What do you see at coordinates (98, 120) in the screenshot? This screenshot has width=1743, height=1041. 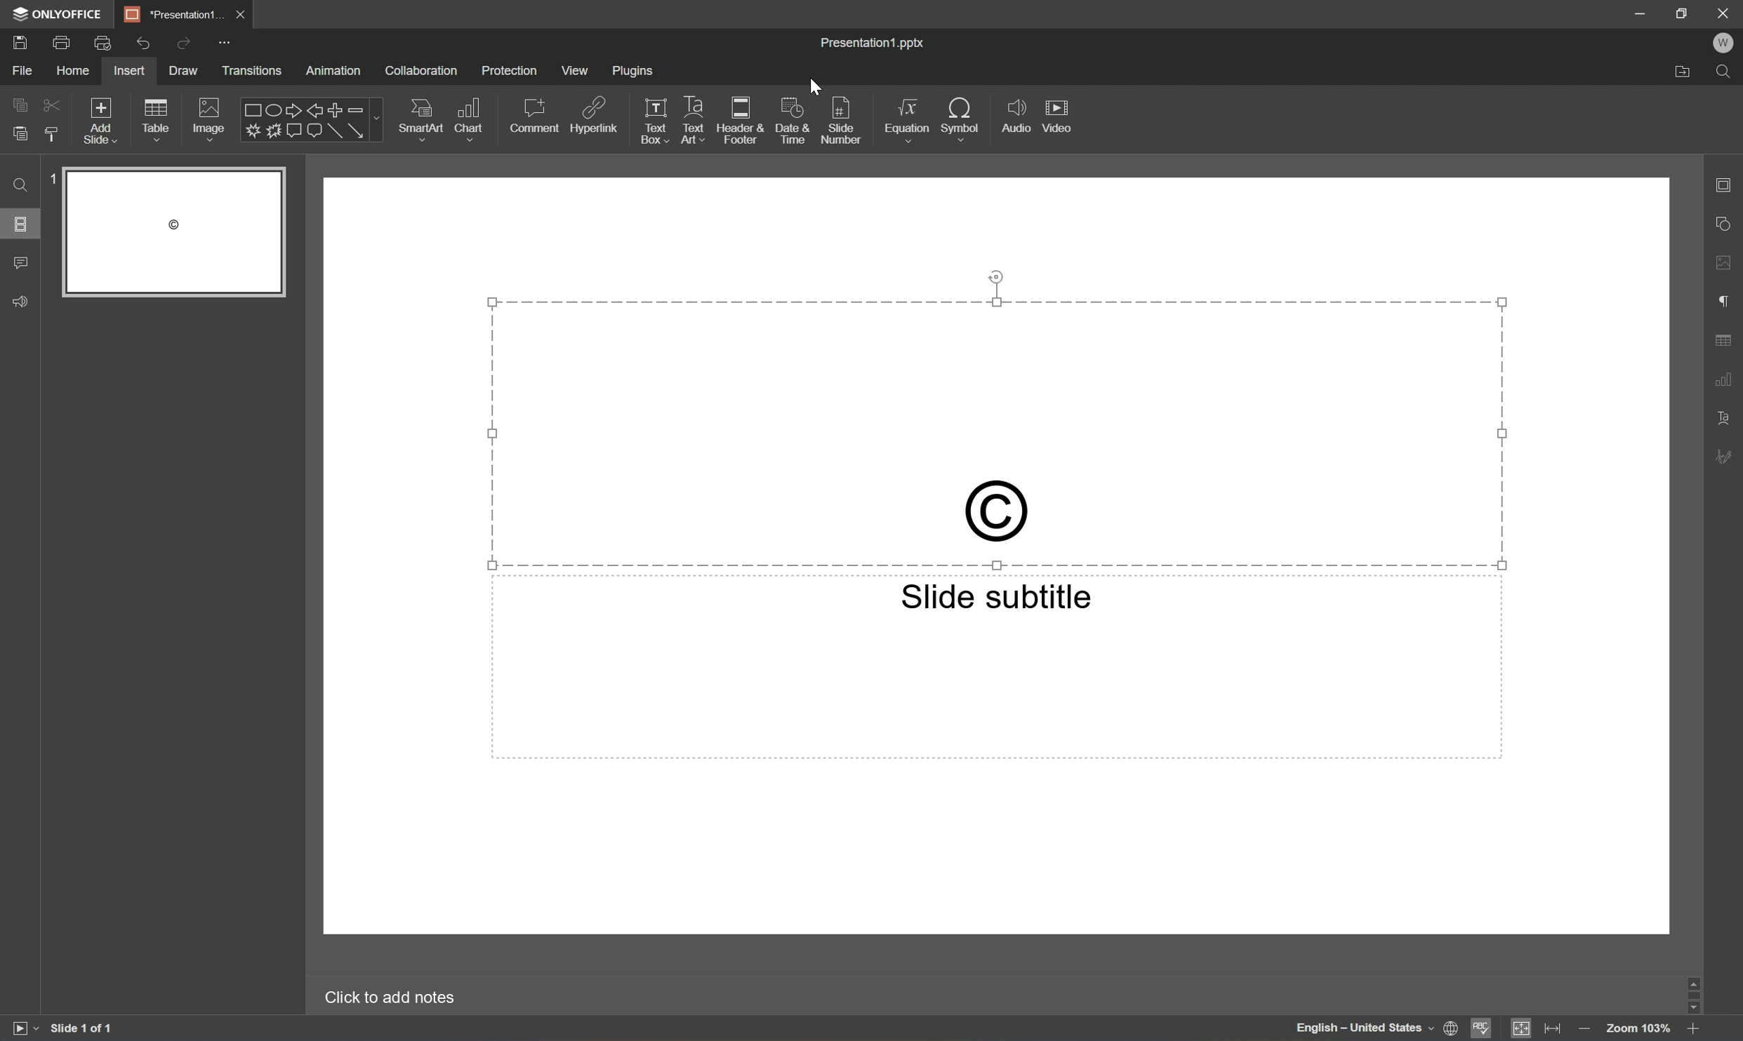 I see `Add slide` at bounding box center [98, 120].